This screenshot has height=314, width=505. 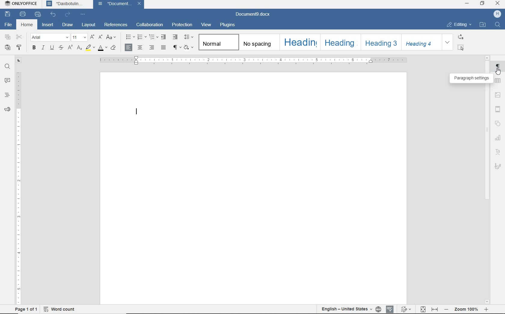 What do you see at coordinates (59, 309) in the screenshot?
I see `word count` at bounding box center [59, 309].